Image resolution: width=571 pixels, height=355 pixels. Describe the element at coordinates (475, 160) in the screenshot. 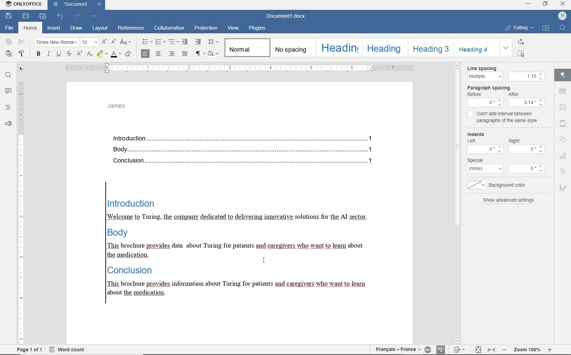

I see `special` at that location.